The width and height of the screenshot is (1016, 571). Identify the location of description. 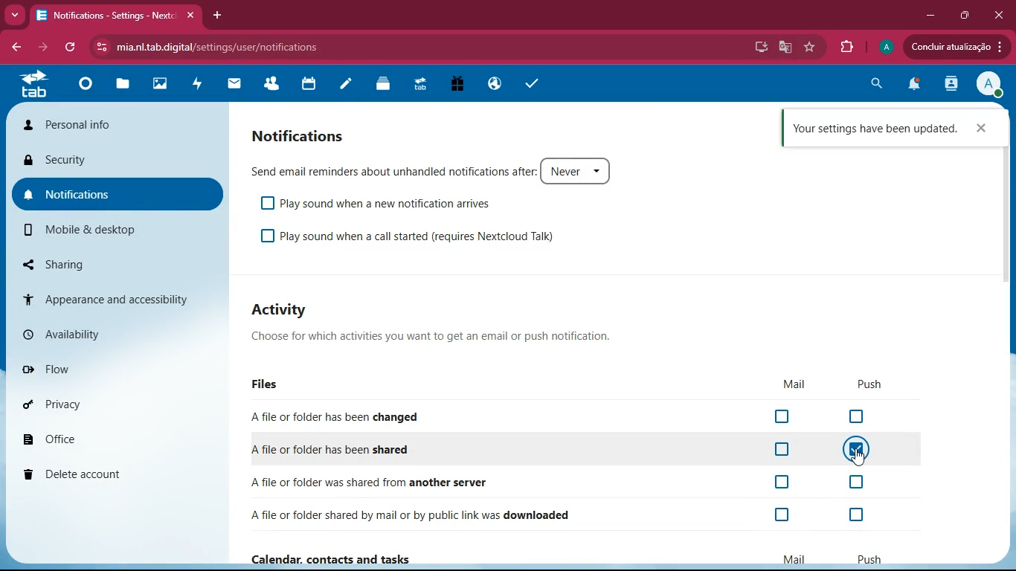
(436, 335).